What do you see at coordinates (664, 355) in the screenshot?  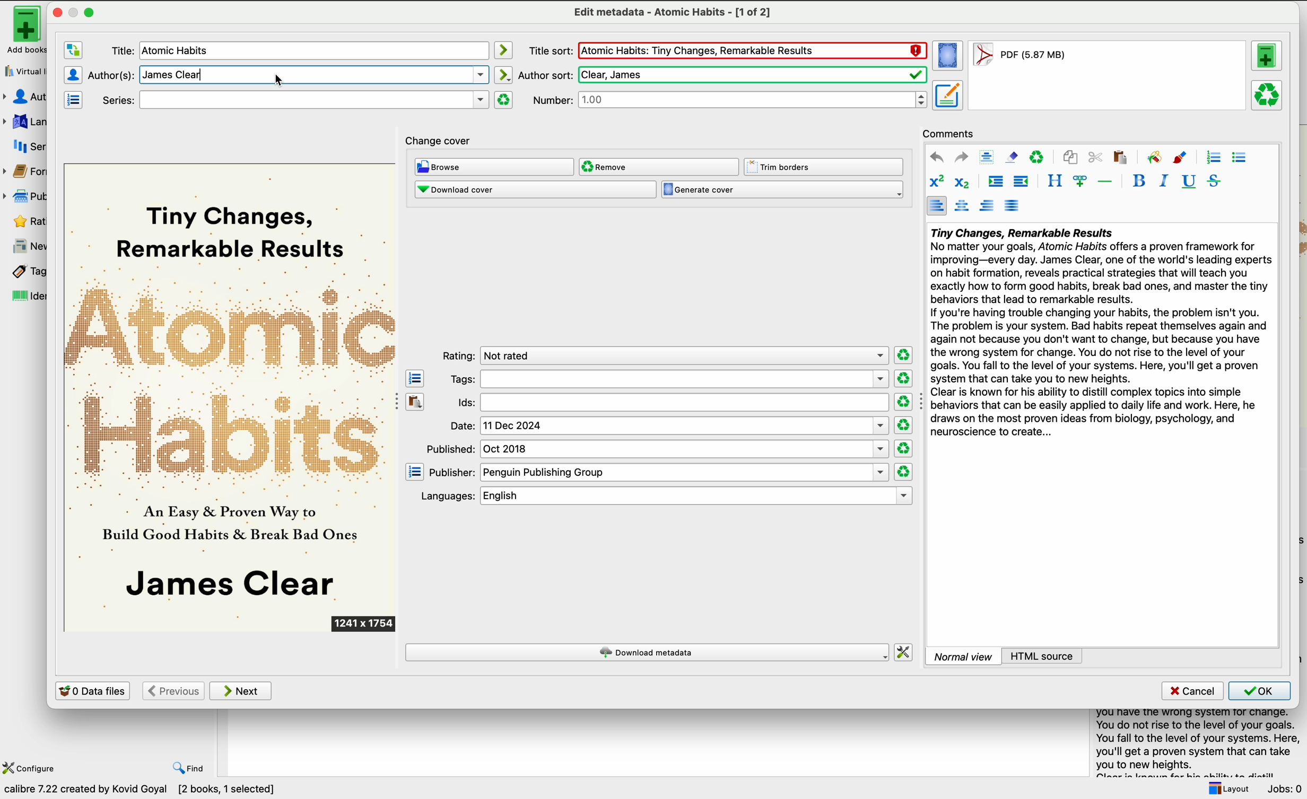 I see `rating` at bounding box center [664, 355].